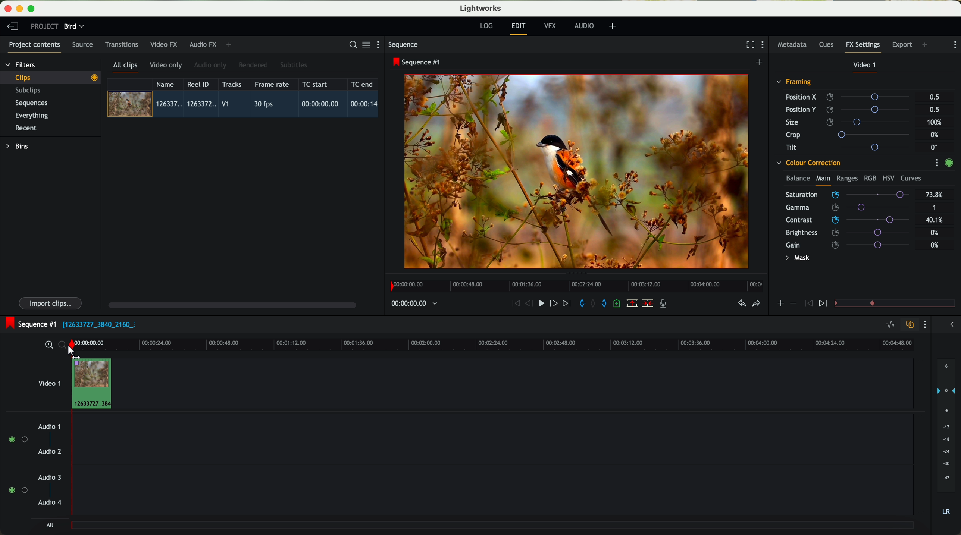 The image size is (961, 535). What do you see at coordinates (580, 305) in the screenshot?
I see `add 'in' mark` at bounding box center [580, 305].